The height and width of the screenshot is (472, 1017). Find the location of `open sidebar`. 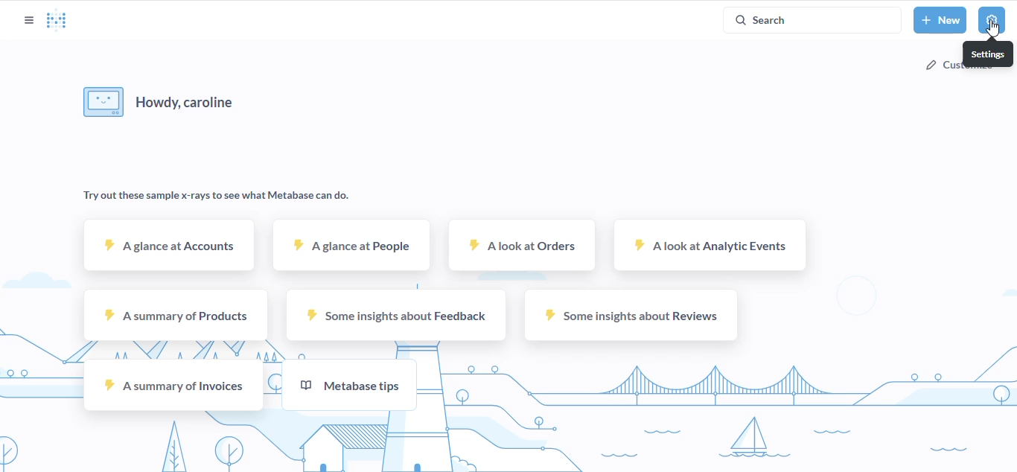

open sidebar is located at coordinates (28, 20).